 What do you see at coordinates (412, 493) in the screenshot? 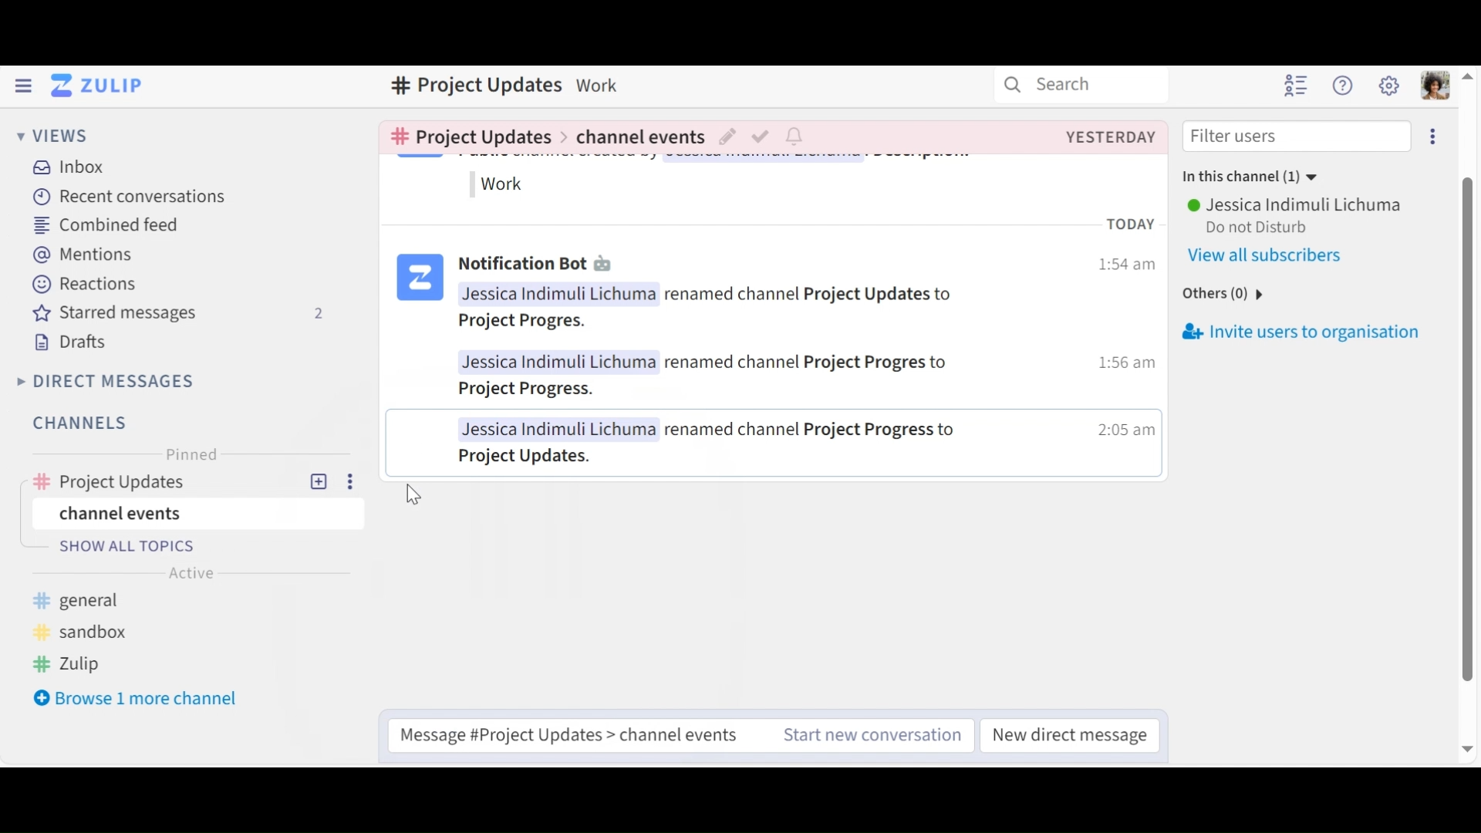
I see `cursor` at bounding box center [412, 493].